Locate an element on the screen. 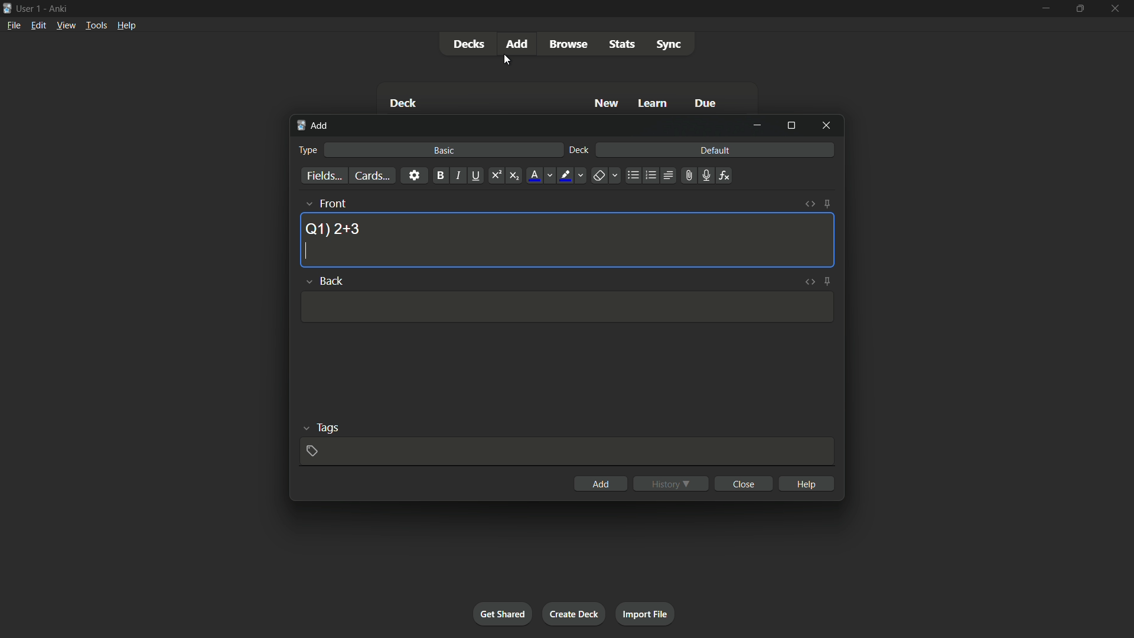 The height and width of the screenshot is (638, 1134). cards is located at coordinates (372, 176).